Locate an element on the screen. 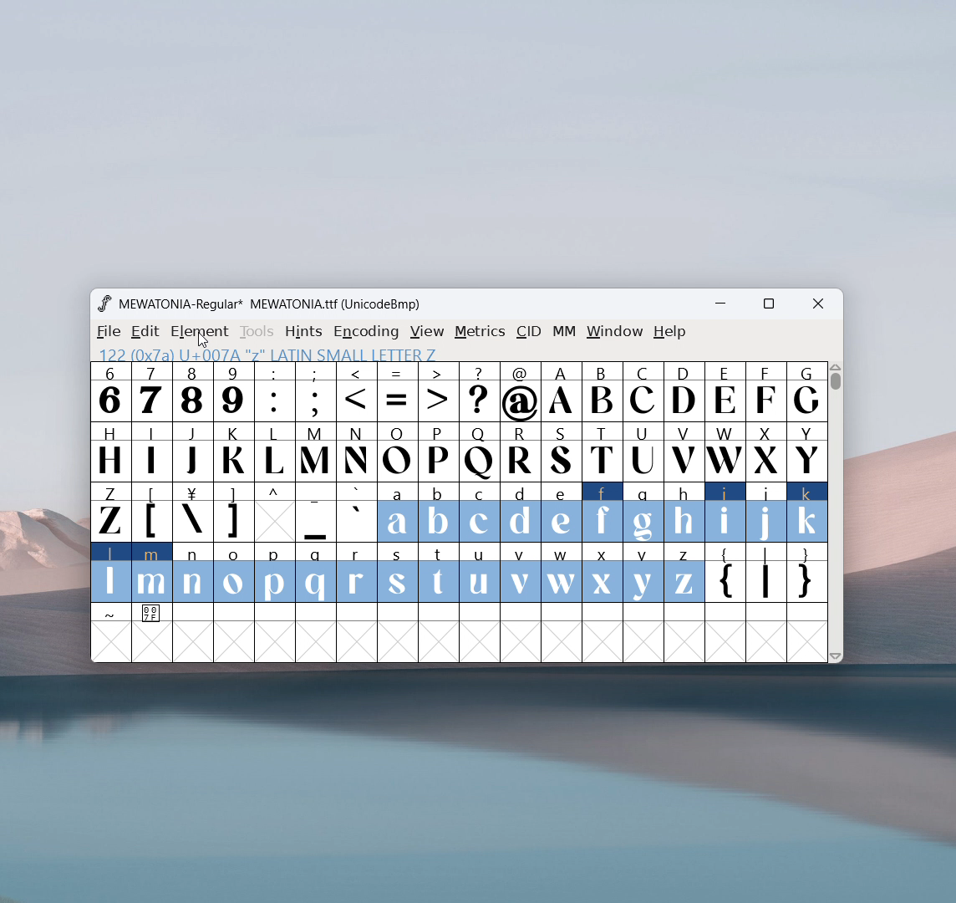  < is located at coordinates (358, 393).